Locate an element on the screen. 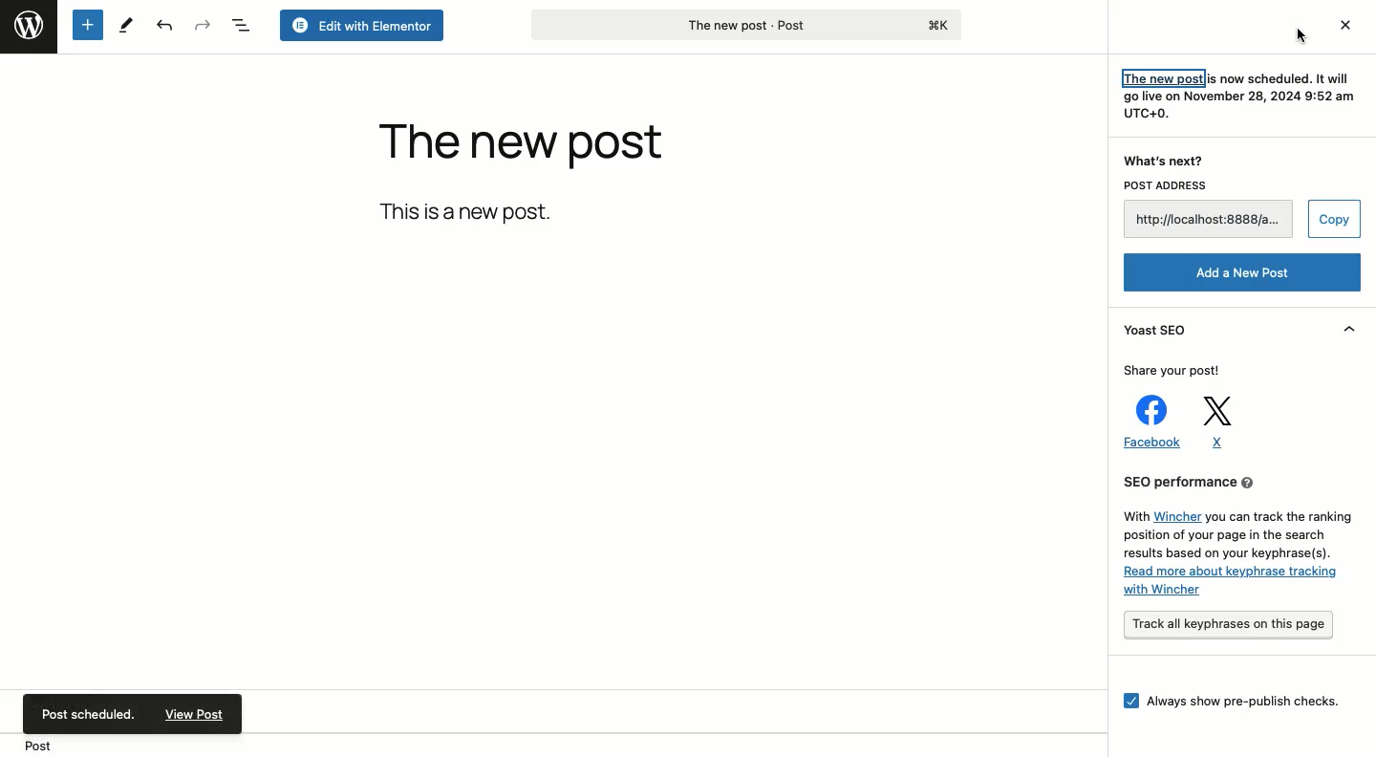 Image resolution: width=1376 pixels, height=757 pixels. Document overview is located at coordinates (244, 25).